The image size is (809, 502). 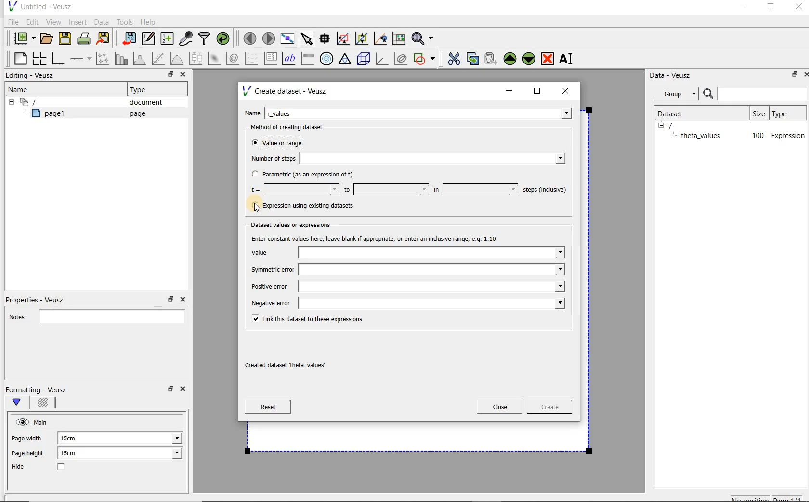 I want to click on size, so click(x=758, y=112).